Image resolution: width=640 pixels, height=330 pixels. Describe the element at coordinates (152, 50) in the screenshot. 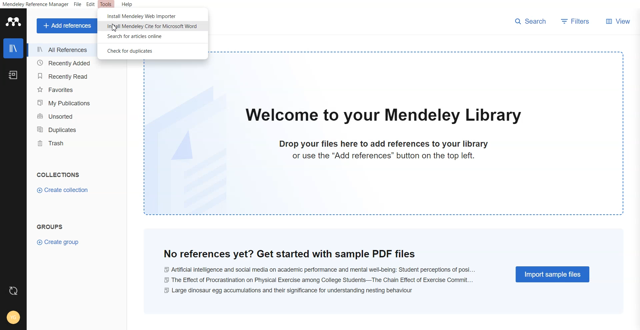

I see `Check for duplicate` at that location.